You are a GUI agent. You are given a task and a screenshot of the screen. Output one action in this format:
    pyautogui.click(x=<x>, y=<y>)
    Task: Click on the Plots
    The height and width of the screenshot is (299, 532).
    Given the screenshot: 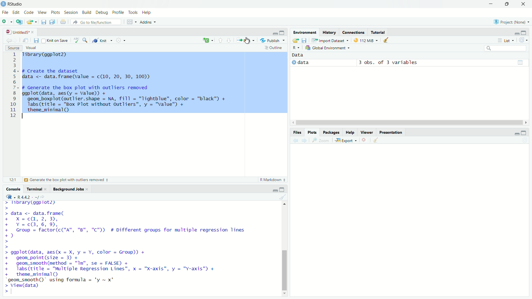 What is the action you would take?
    pyautogui.click(x=310, y=132)
    